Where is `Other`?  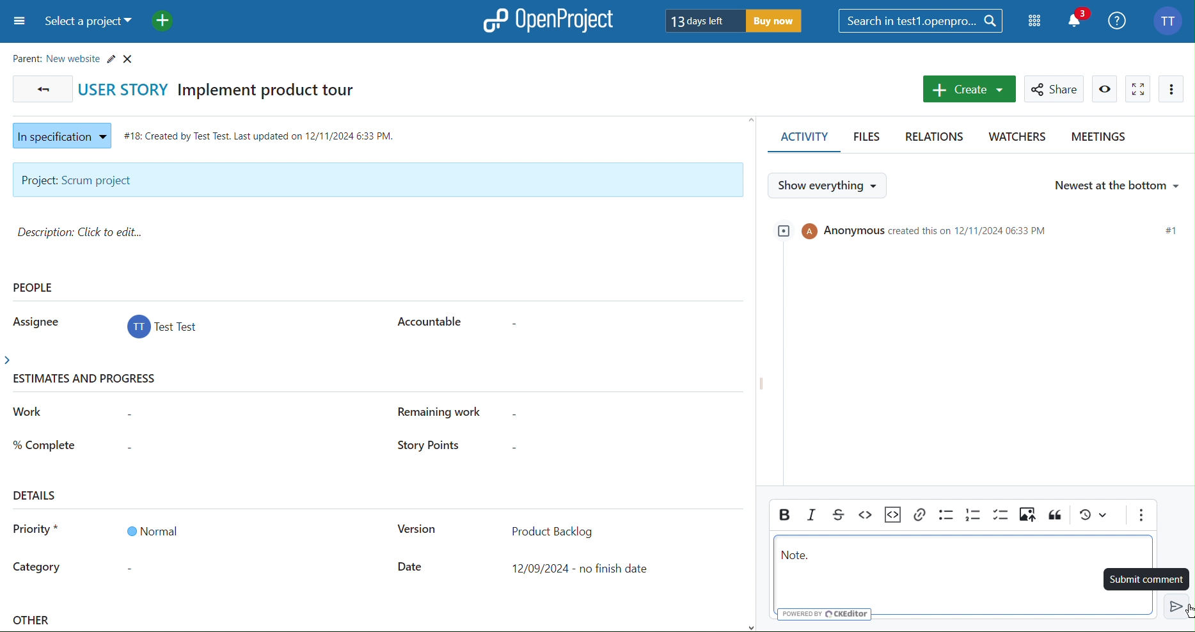
Other is located at coordinates (33, 622).